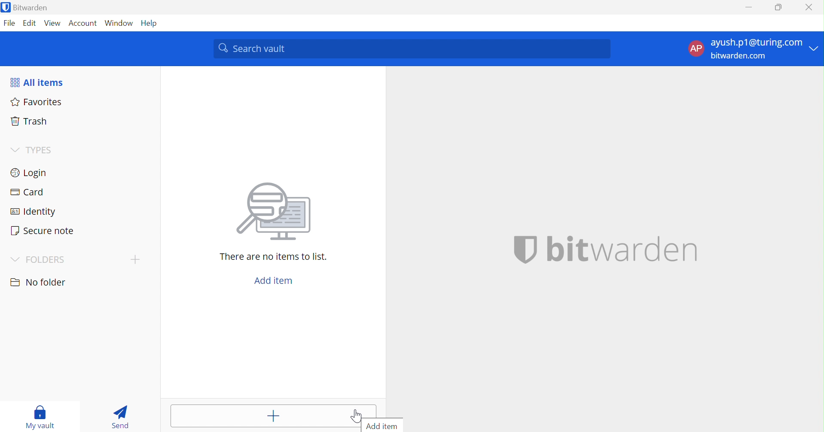  Describe the element at coordinates (82, 23) in the screenshot. I see `Account` at that location.